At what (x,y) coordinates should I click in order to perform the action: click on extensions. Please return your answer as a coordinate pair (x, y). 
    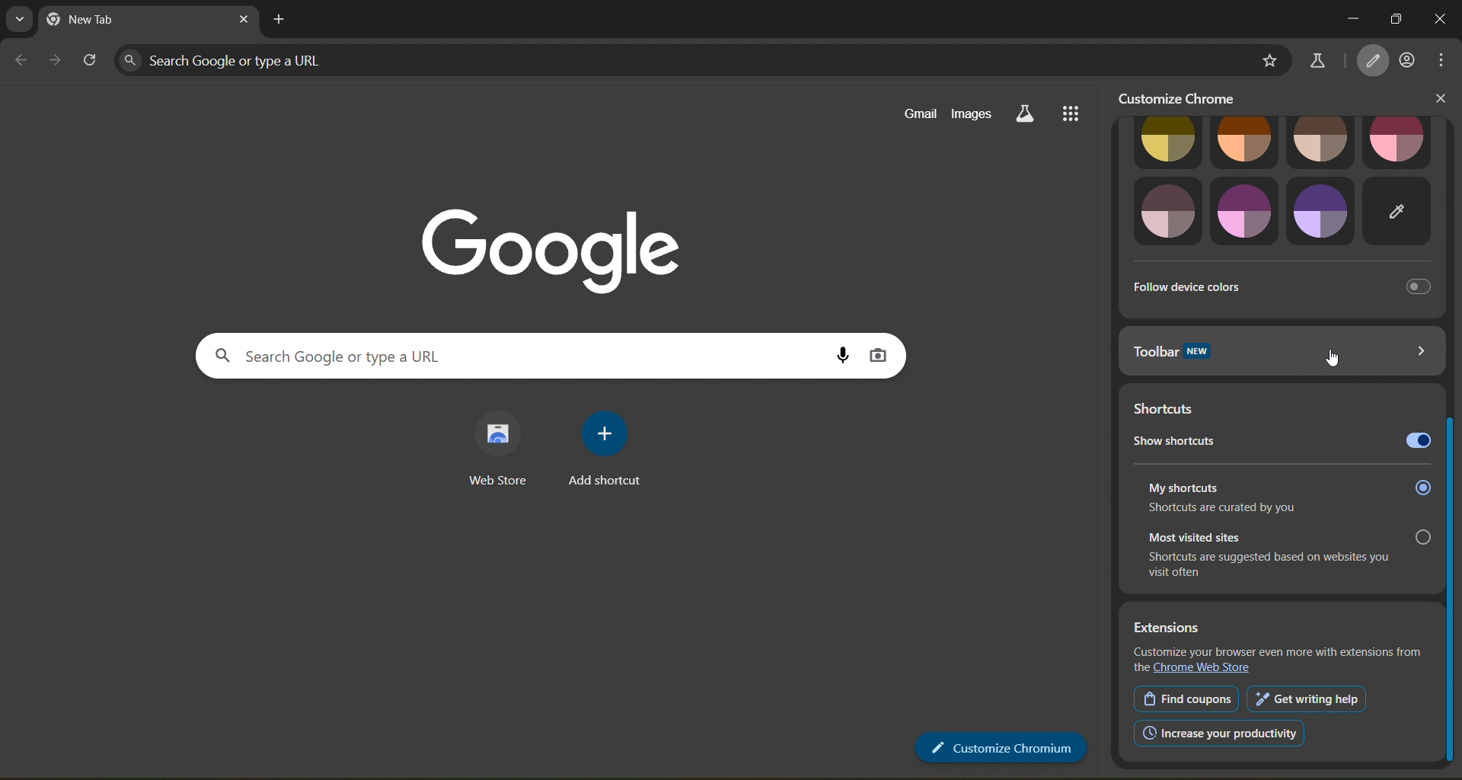
    Looking at the image, I should click on (1278, 628).